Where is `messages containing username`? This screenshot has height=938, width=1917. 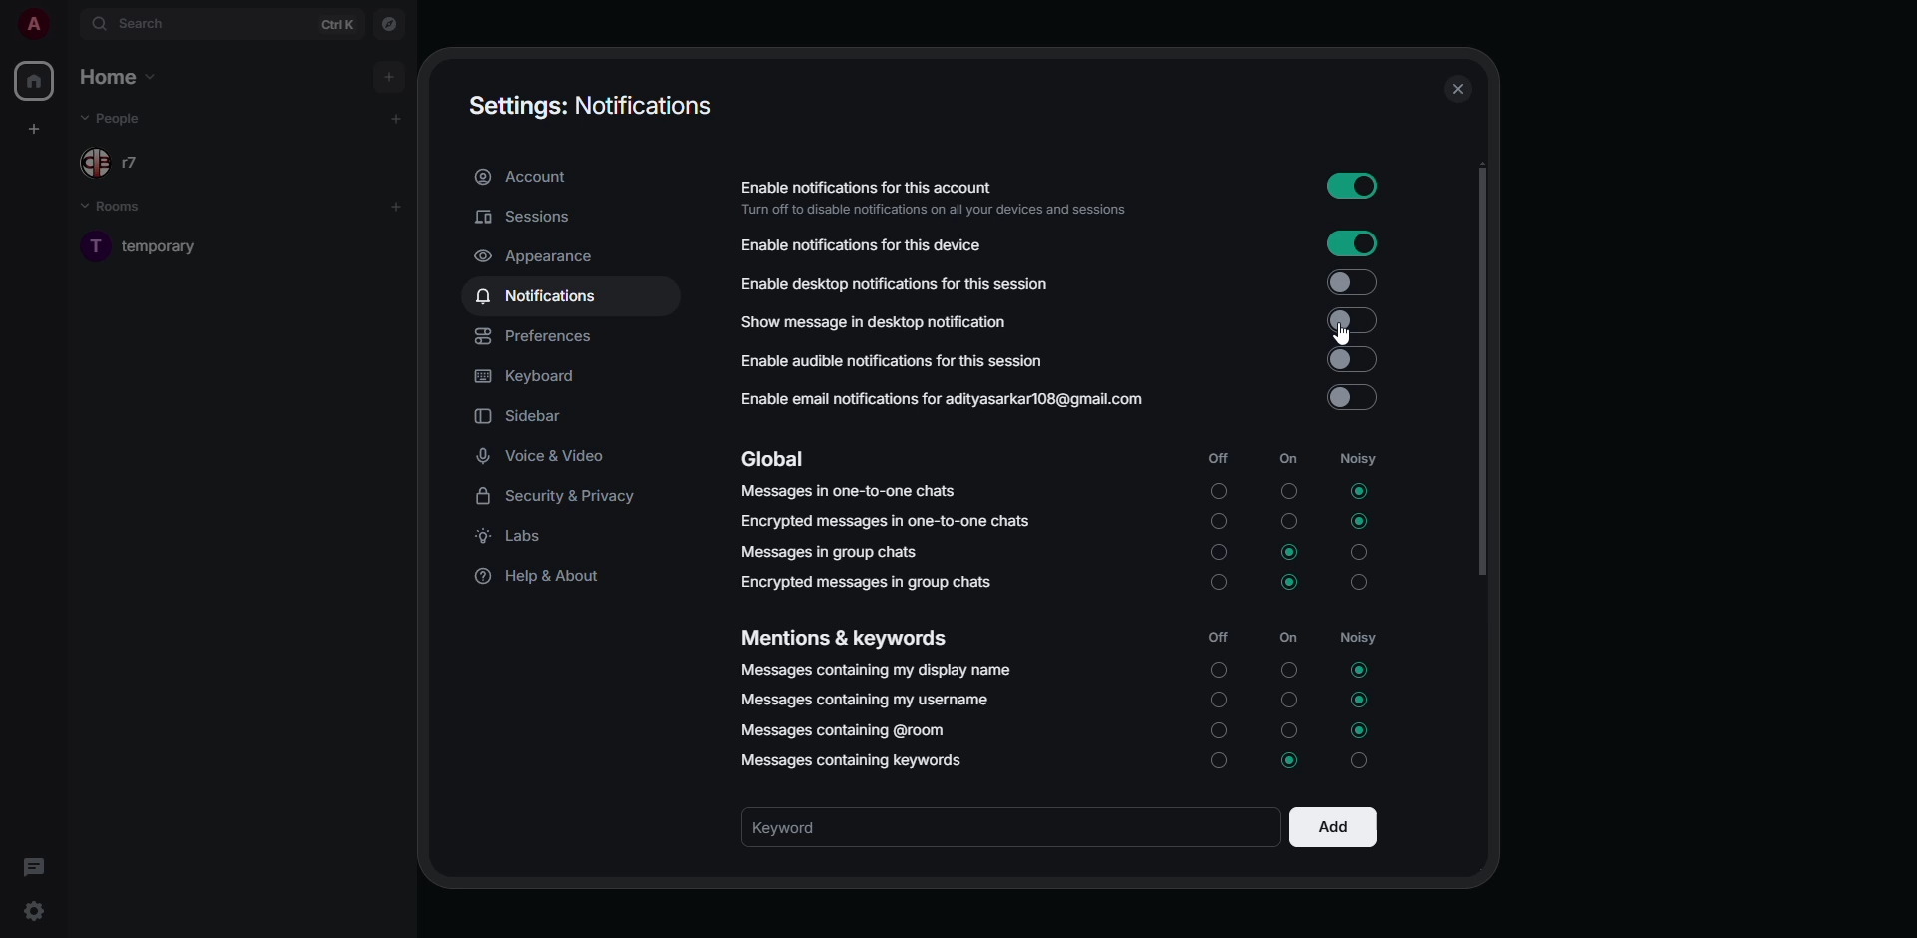
messages containing username is located at coordinates (865, 699).